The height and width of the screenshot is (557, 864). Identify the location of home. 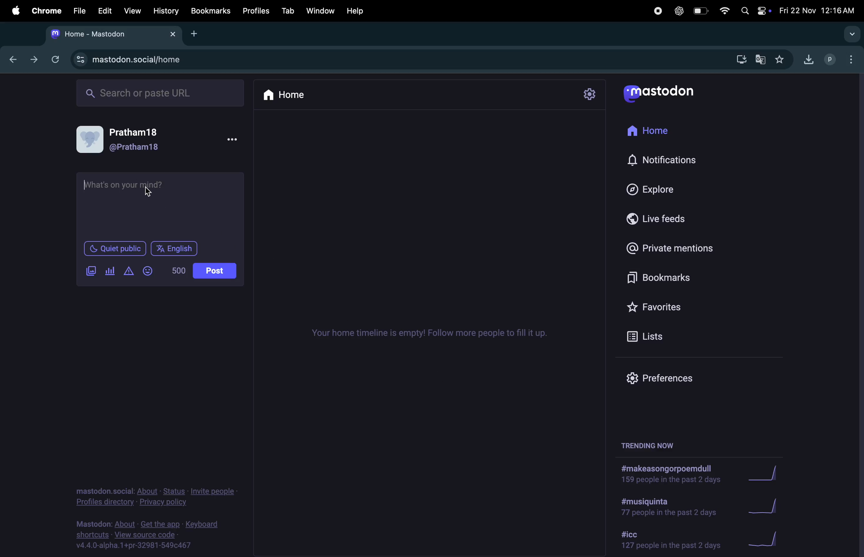
(283, 95).